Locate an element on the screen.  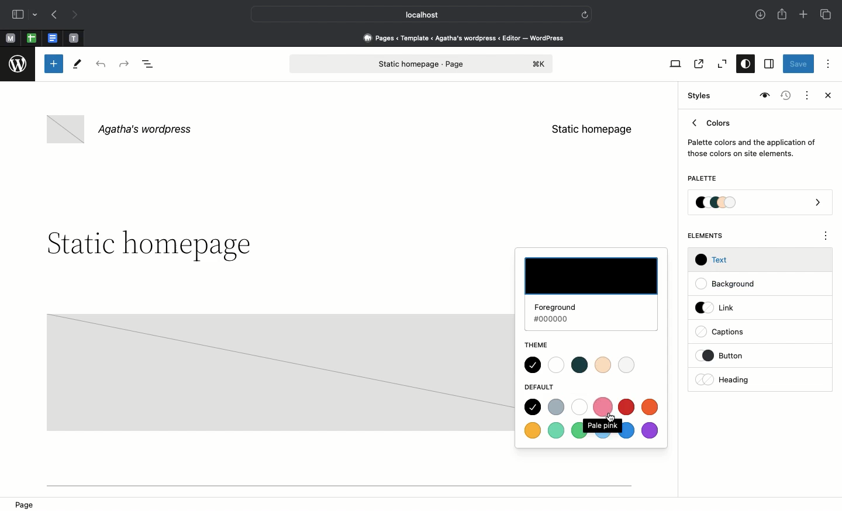
drop-down is located at coordinates (37, 15).